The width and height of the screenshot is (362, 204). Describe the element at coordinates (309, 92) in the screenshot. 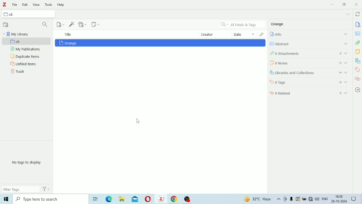

I see `Related` at that location.